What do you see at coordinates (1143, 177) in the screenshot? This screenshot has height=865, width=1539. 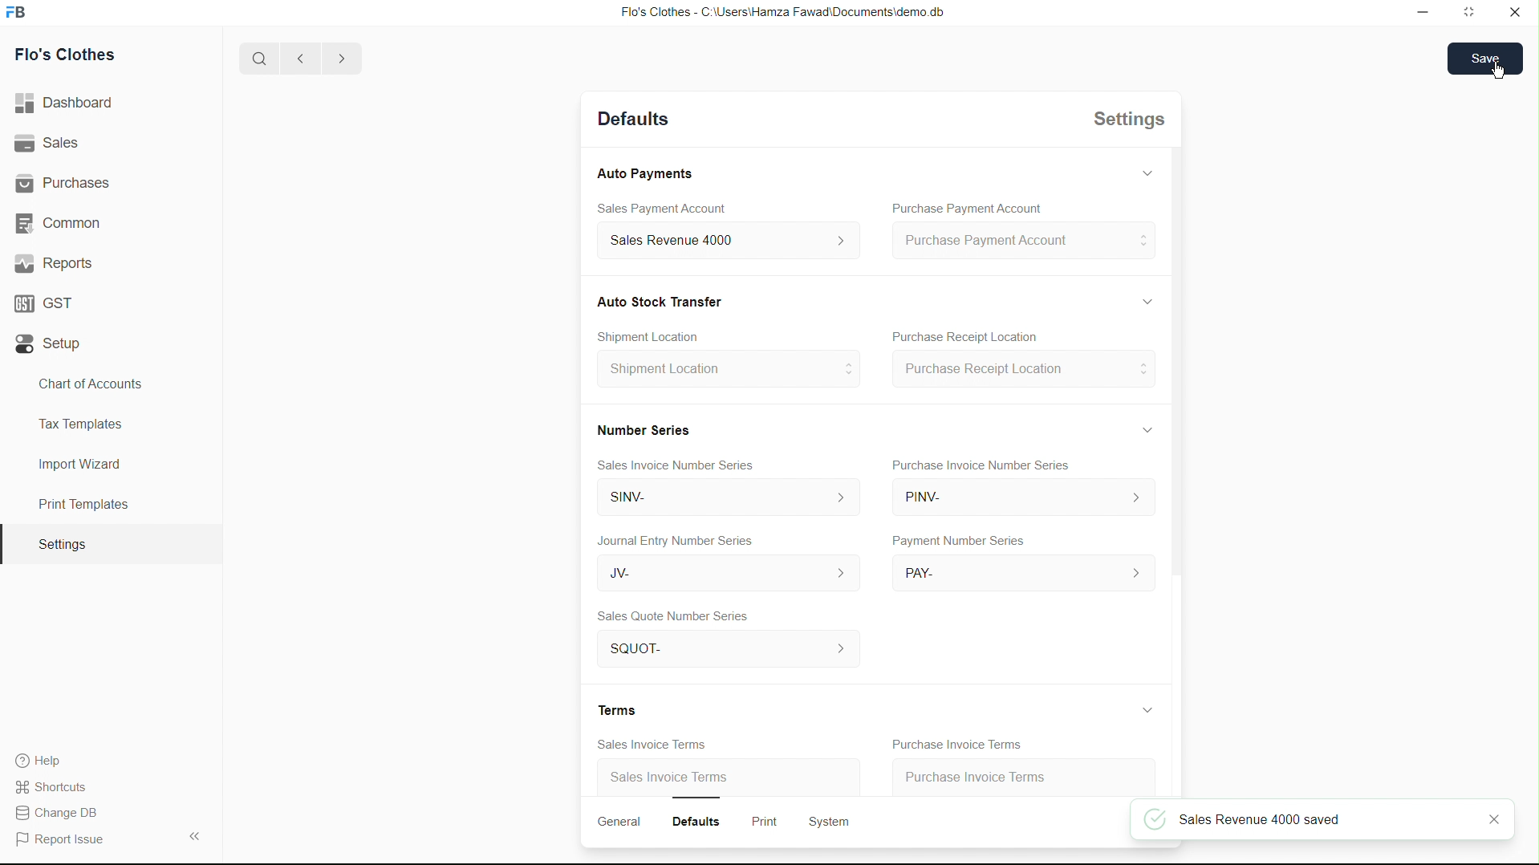 I see `Hide ` at bounding box center [1143, 177].